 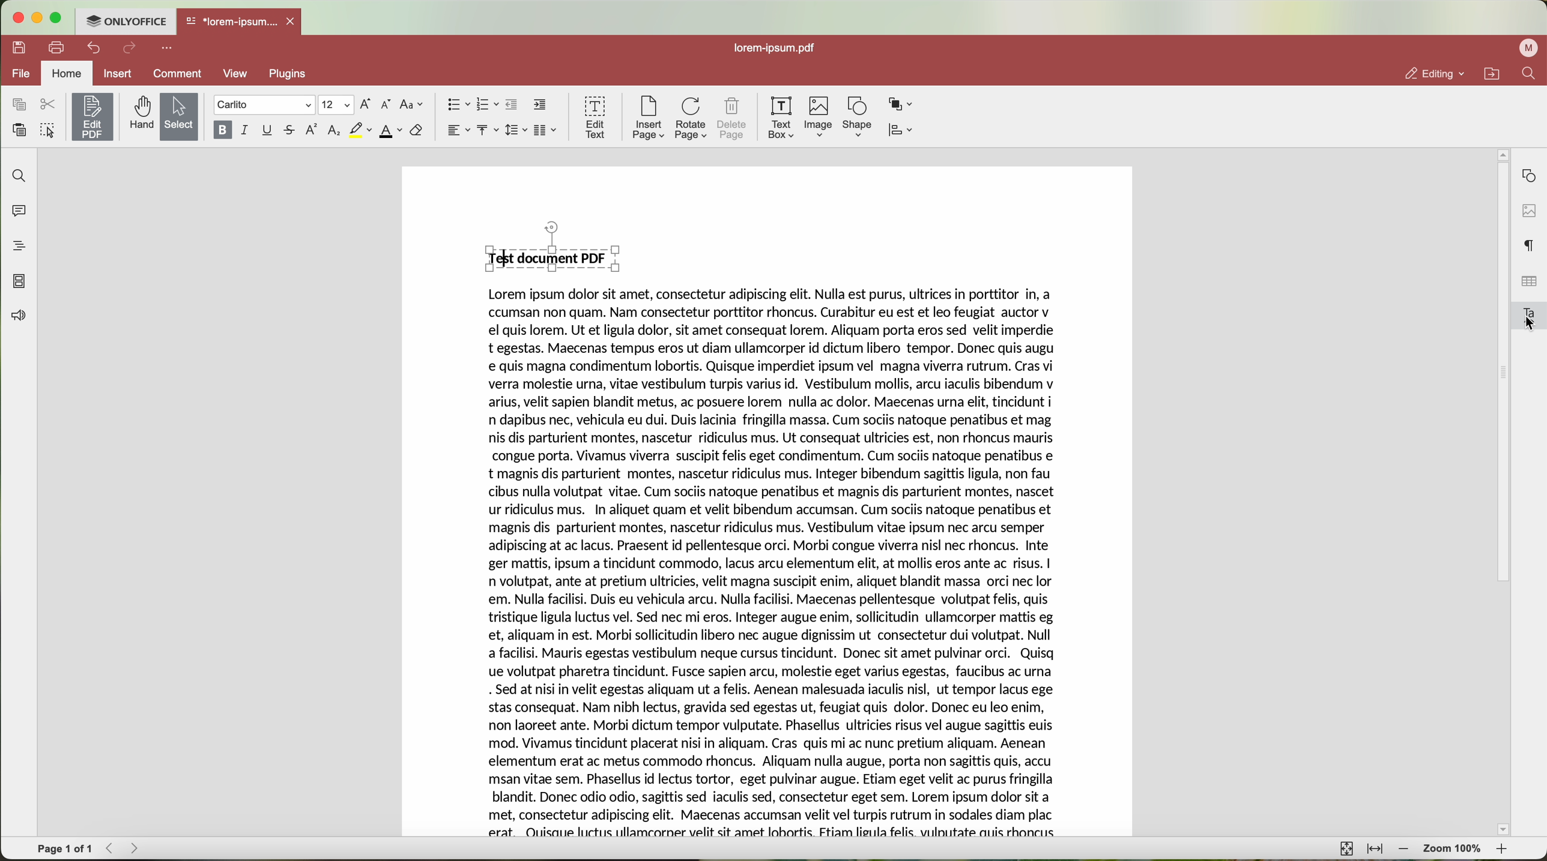 What do you see at coordinates (647, 119) in the screenshot?
I see `insert page` at bounding box center [647, 119].